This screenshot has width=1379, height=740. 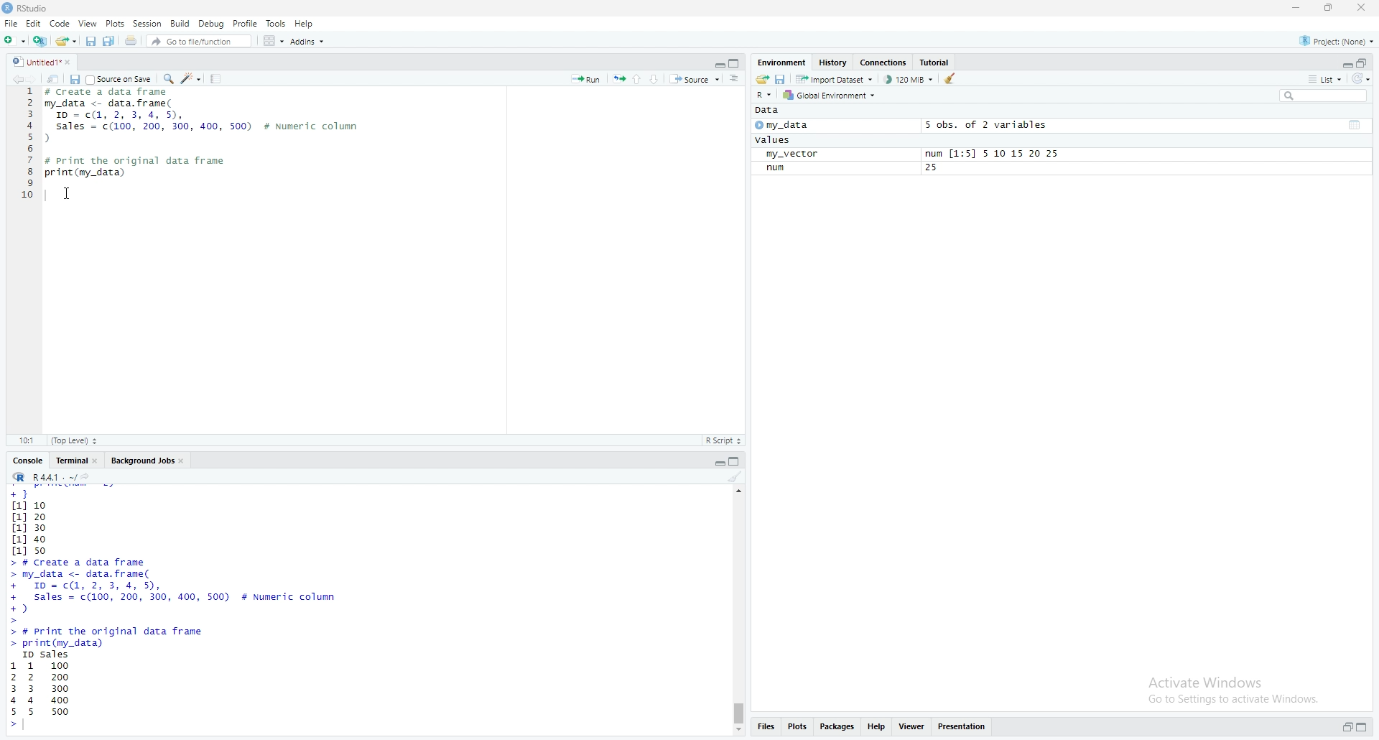 I want to click on my_data, so click(x=797, y=127).